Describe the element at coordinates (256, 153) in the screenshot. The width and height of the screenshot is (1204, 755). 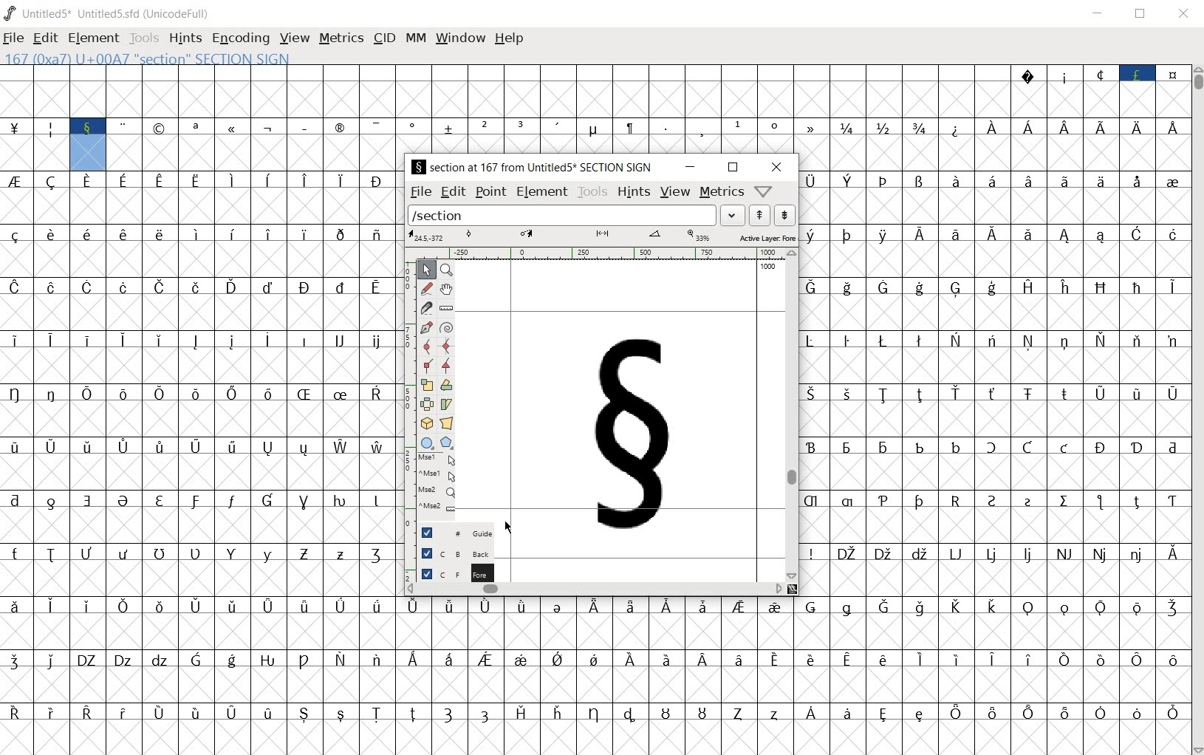
I see `empty cells` at that location.